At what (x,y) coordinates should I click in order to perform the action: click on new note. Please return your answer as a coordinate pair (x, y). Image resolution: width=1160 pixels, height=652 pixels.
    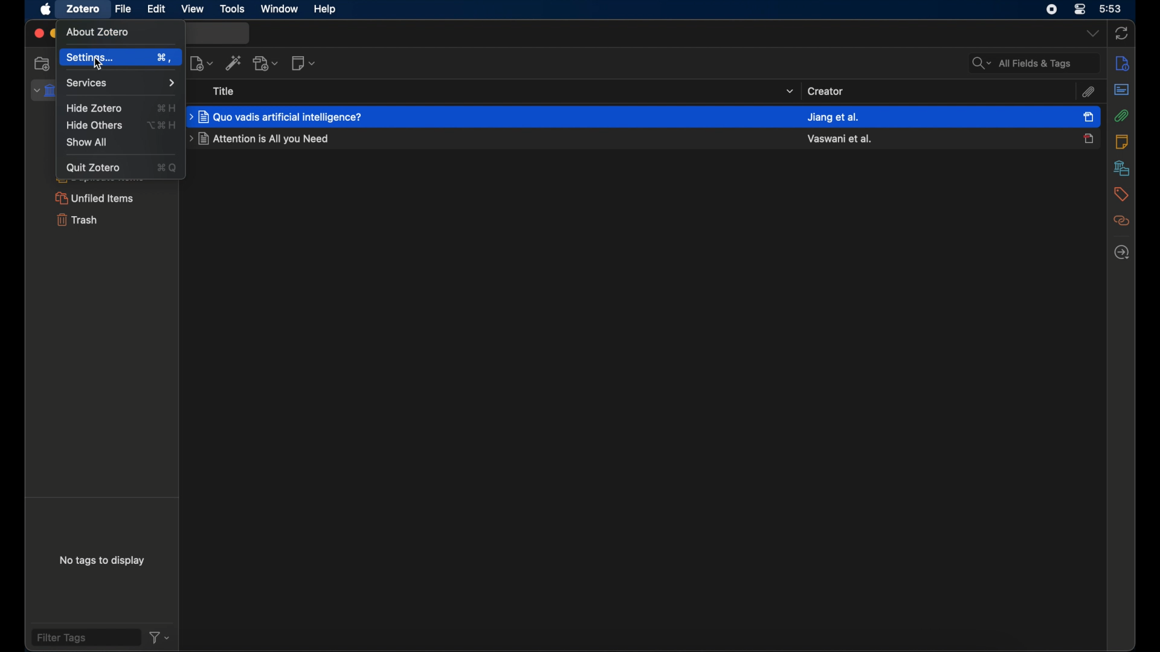
    Looking at the image, I should click on (304, 63).